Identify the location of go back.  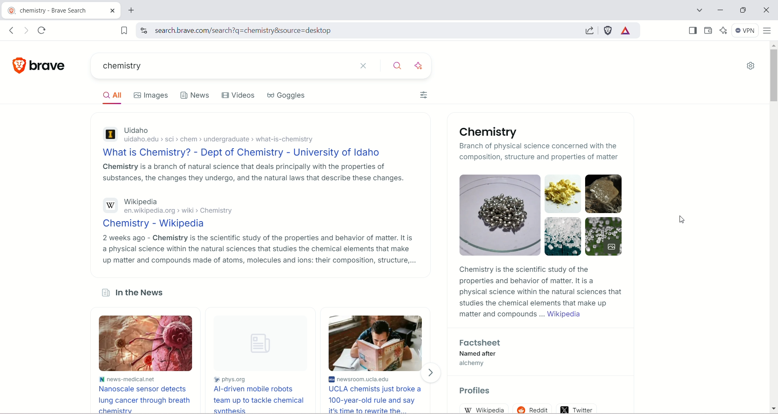
(11, 30).